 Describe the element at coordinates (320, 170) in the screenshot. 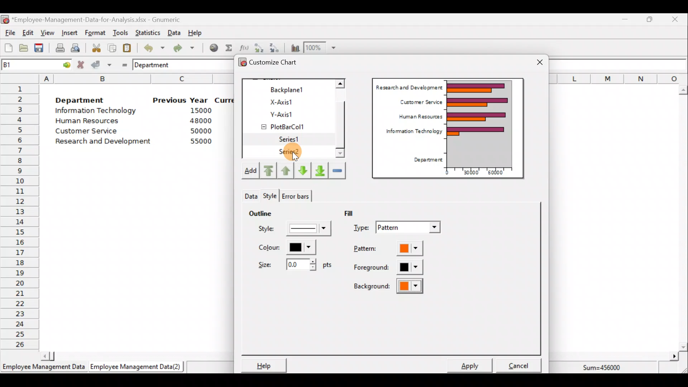

I see `Move downward` at that location.